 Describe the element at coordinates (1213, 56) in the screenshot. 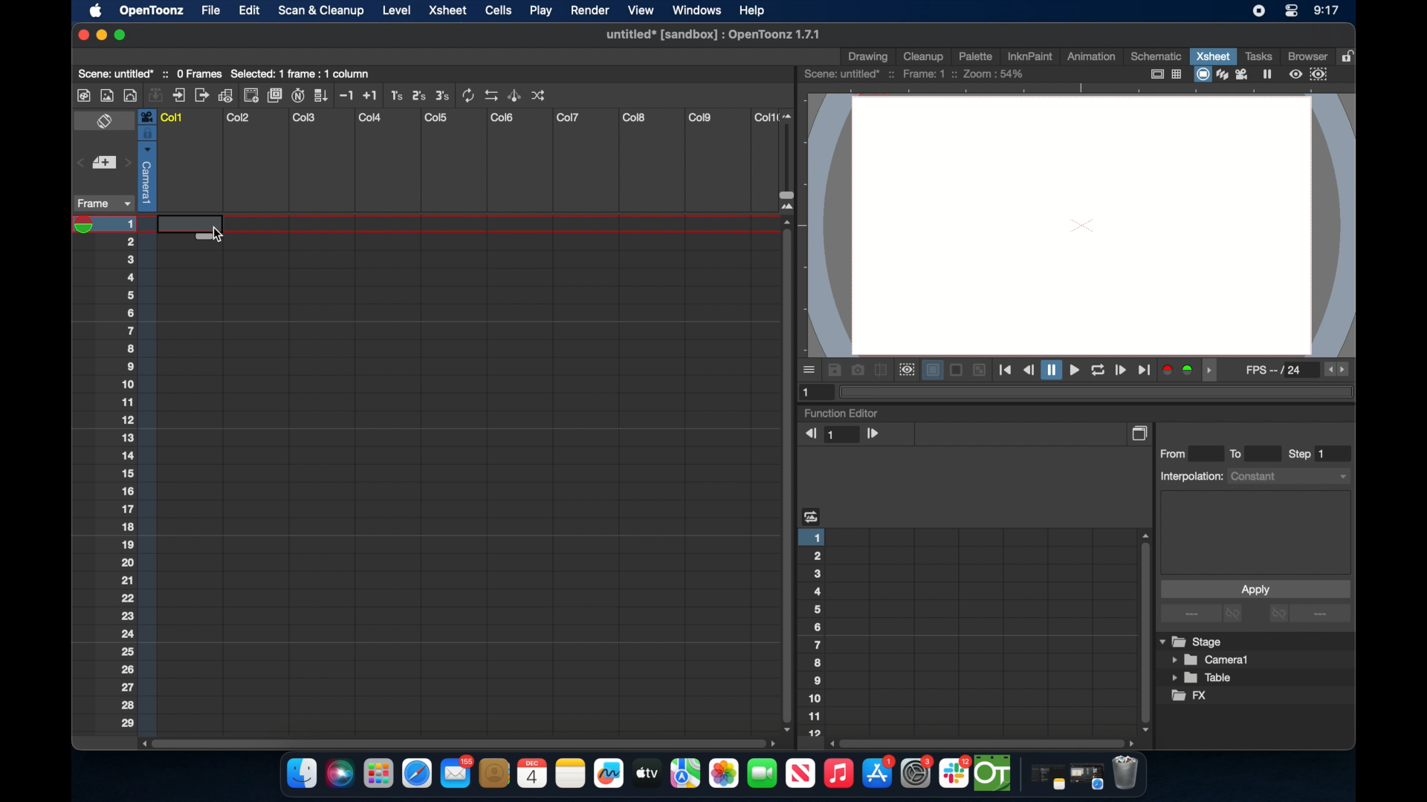

I see `xsheet` at that location.